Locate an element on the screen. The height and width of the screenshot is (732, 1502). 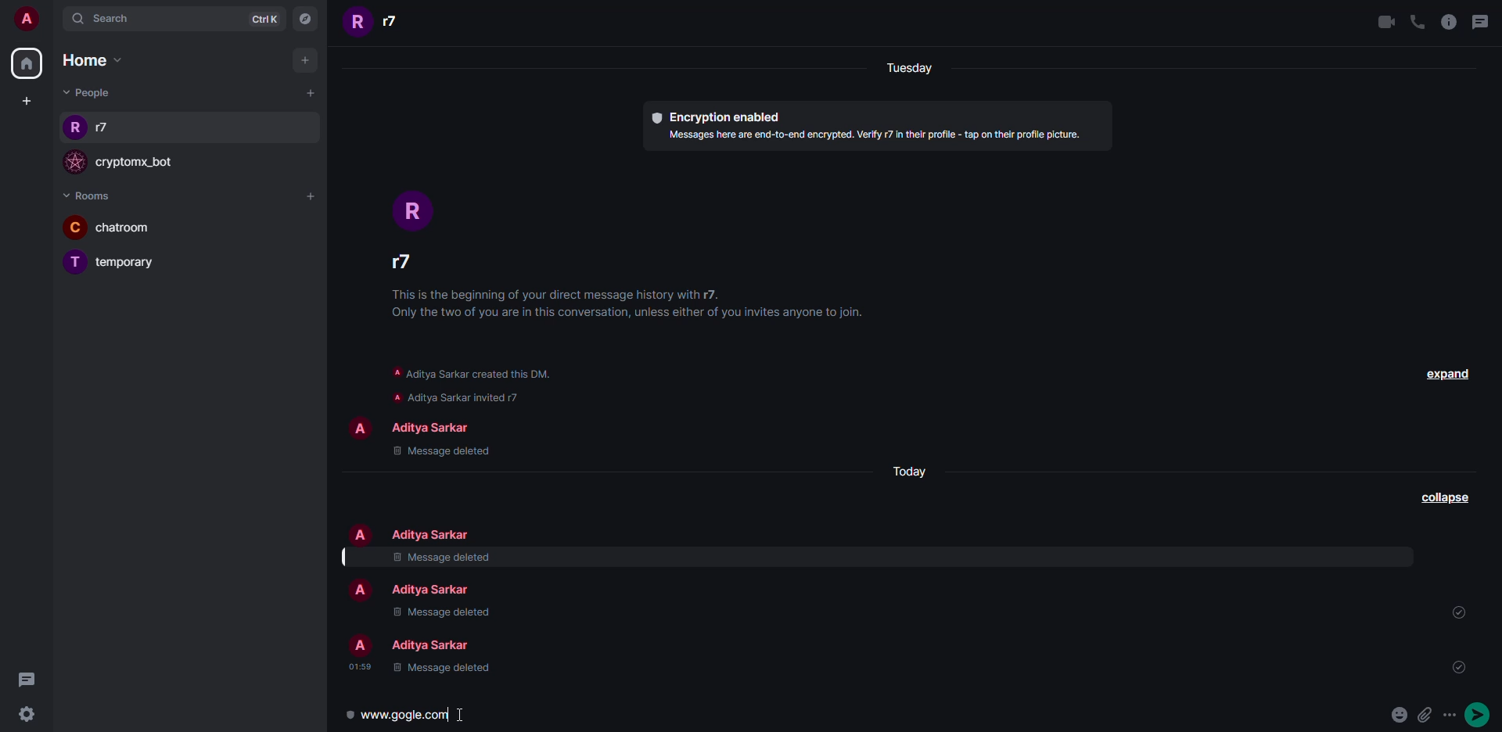
profile is located at coordinates (76, 263).